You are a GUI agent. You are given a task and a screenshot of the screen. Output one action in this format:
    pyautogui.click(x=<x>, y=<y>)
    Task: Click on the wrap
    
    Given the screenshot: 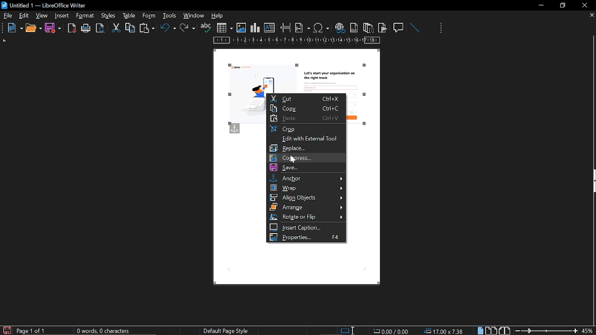 What is the action you would take?
    pyautogui.click(x=307, y=188)
    